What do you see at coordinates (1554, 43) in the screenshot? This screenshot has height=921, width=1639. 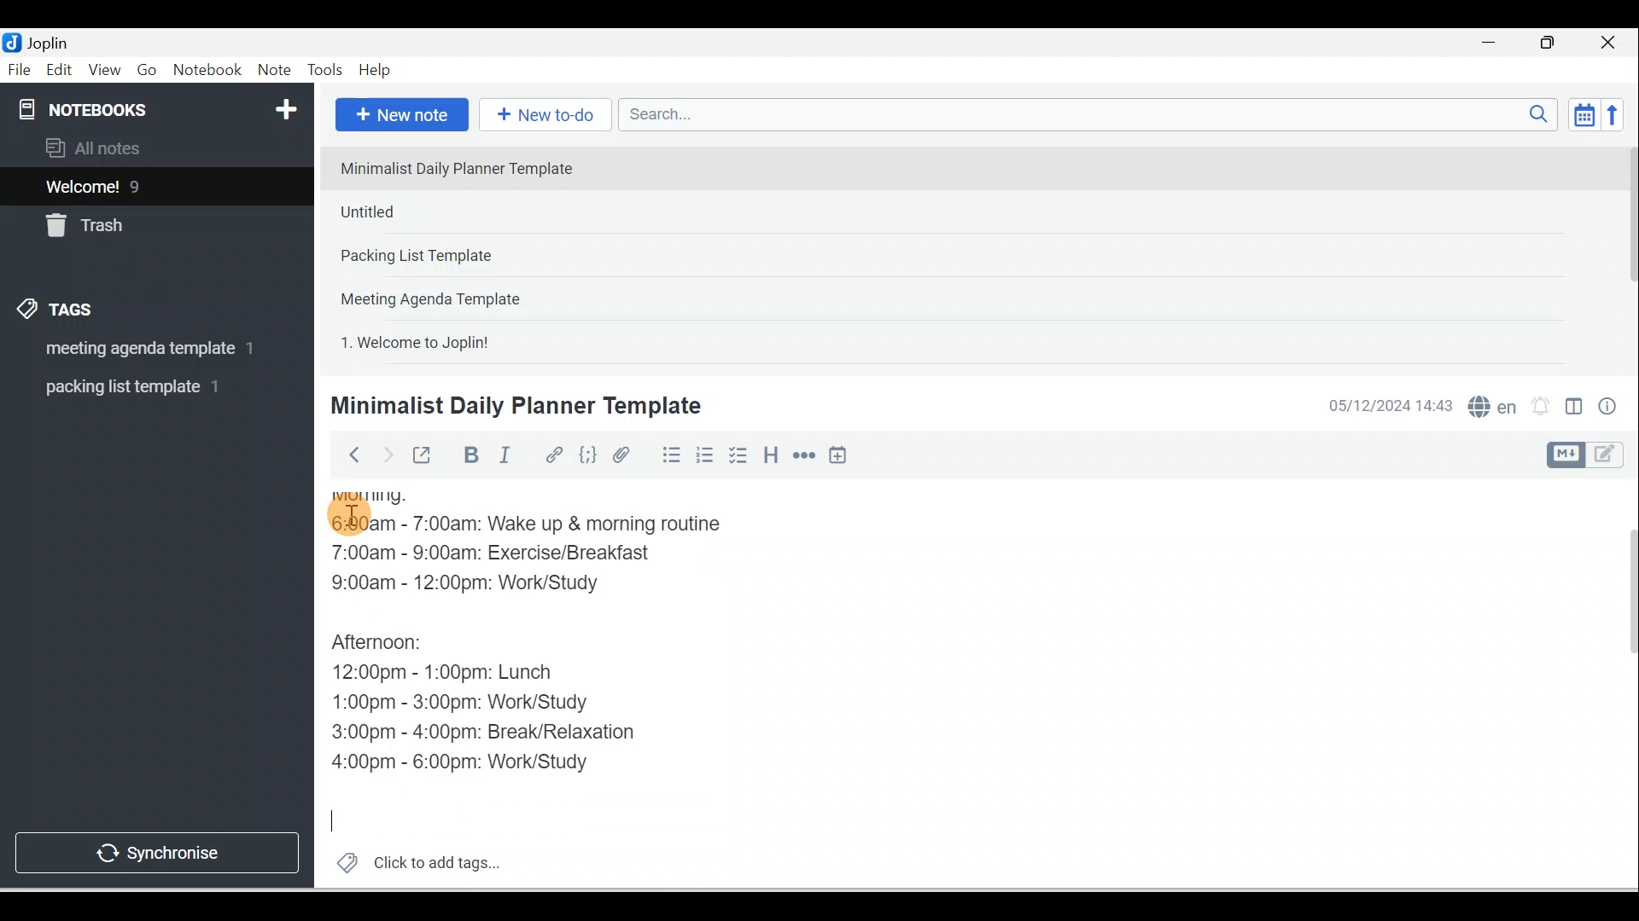 I see `Maximise` at bounding box center [1554, 43].